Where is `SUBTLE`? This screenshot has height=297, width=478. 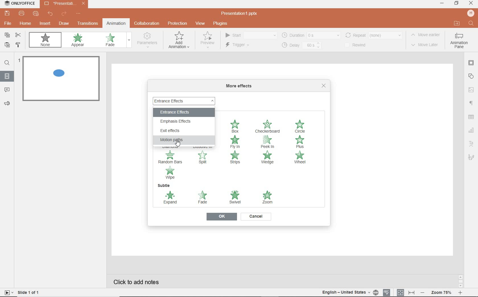
SUBTLE is located at coordinates (164, 185).